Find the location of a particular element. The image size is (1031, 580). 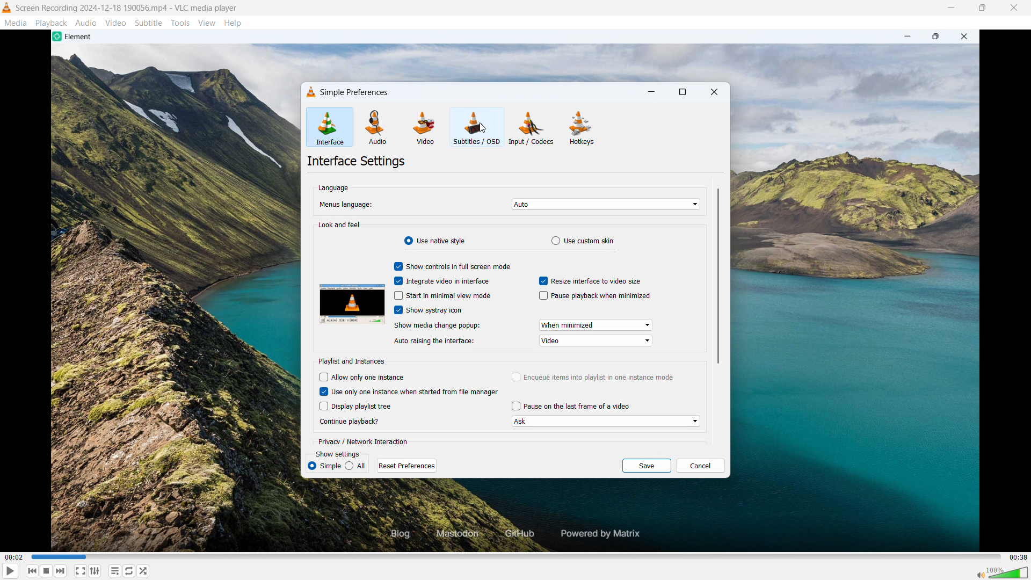

toggle playlist is located at coordinates (114, 570).